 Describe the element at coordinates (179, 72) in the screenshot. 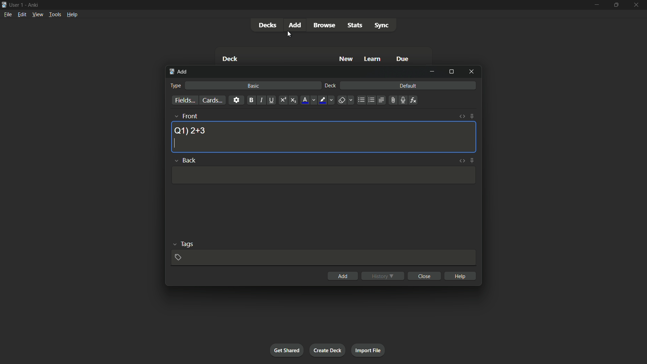

I see `add` at that location.